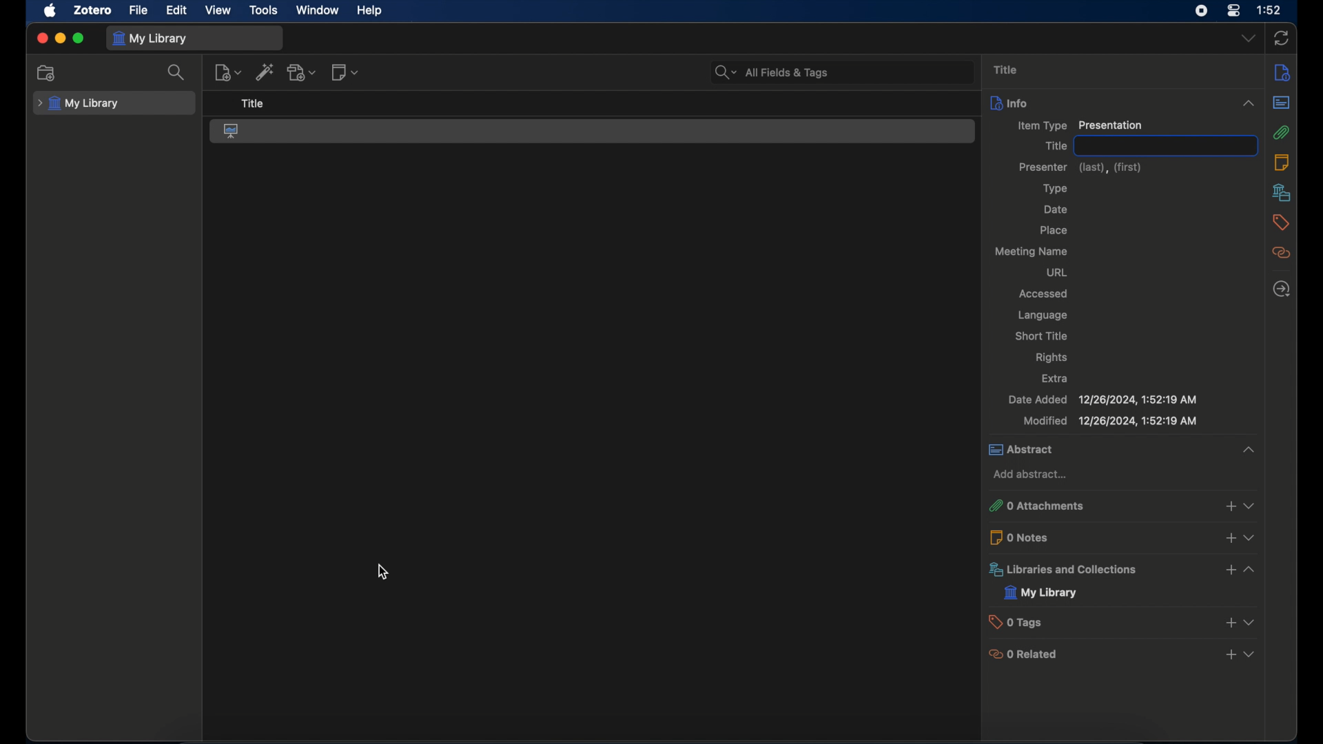  I want to click on libraries, so click(1124, 569).